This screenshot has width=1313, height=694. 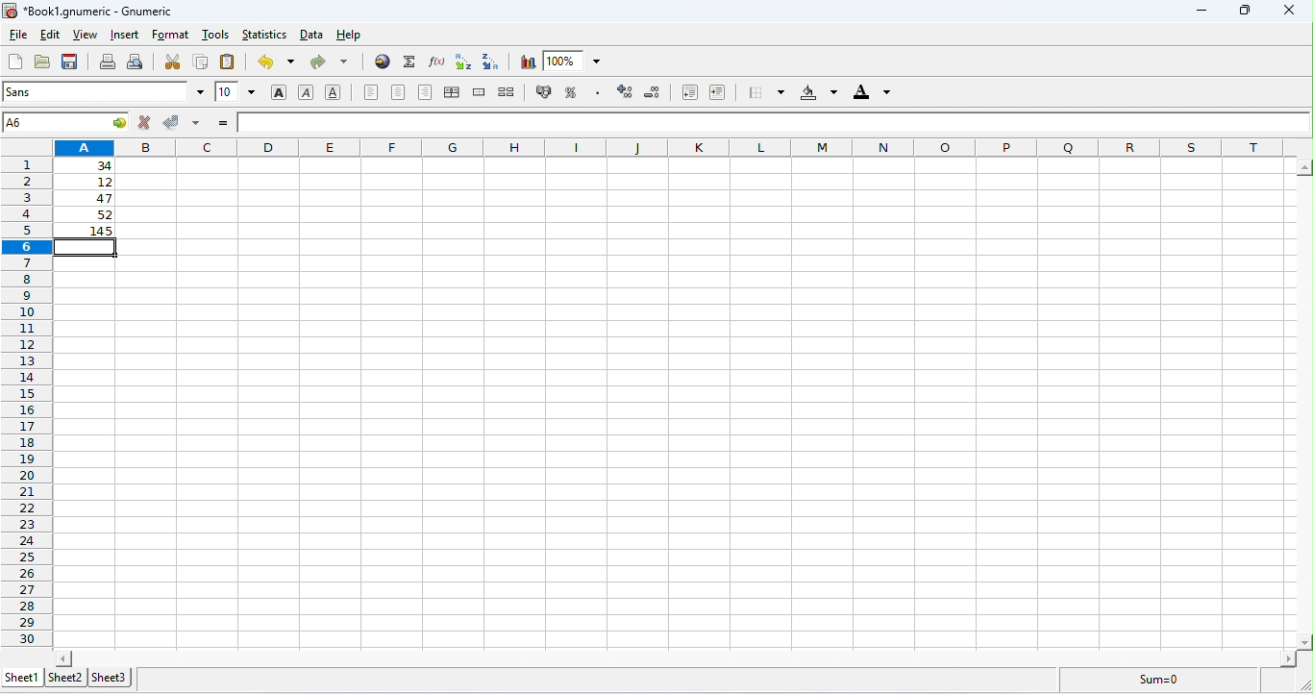 What do you see at coordinates (69, 122) in the screenshot?
I see `change in selected cell number` at bounding box center [69, 122].